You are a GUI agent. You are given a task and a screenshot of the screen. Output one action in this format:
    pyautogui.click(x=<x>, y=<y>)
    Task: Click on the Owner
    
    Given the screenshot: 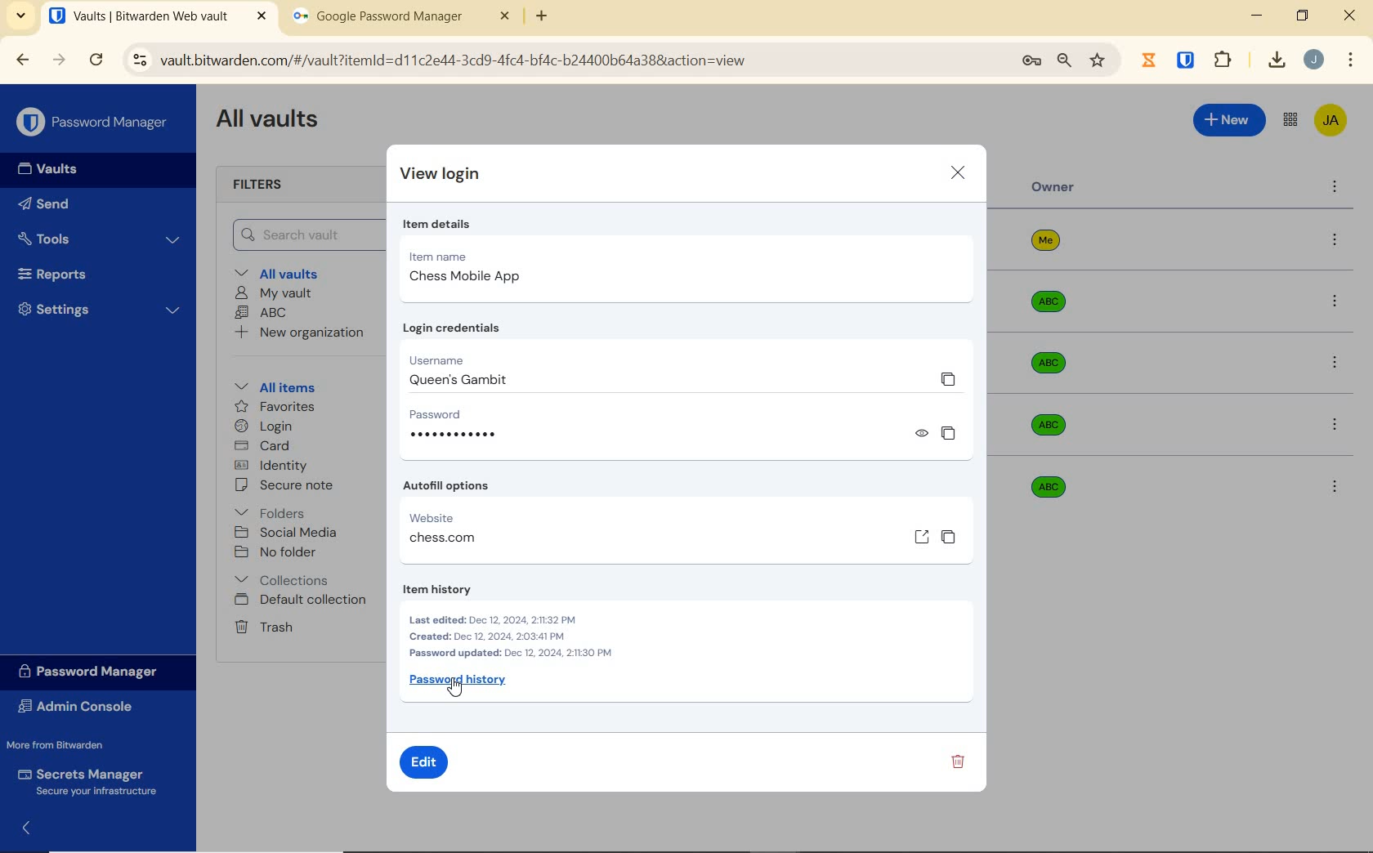 What is the action you would take?
    pyautogui.click(x=1051, y=187)
    